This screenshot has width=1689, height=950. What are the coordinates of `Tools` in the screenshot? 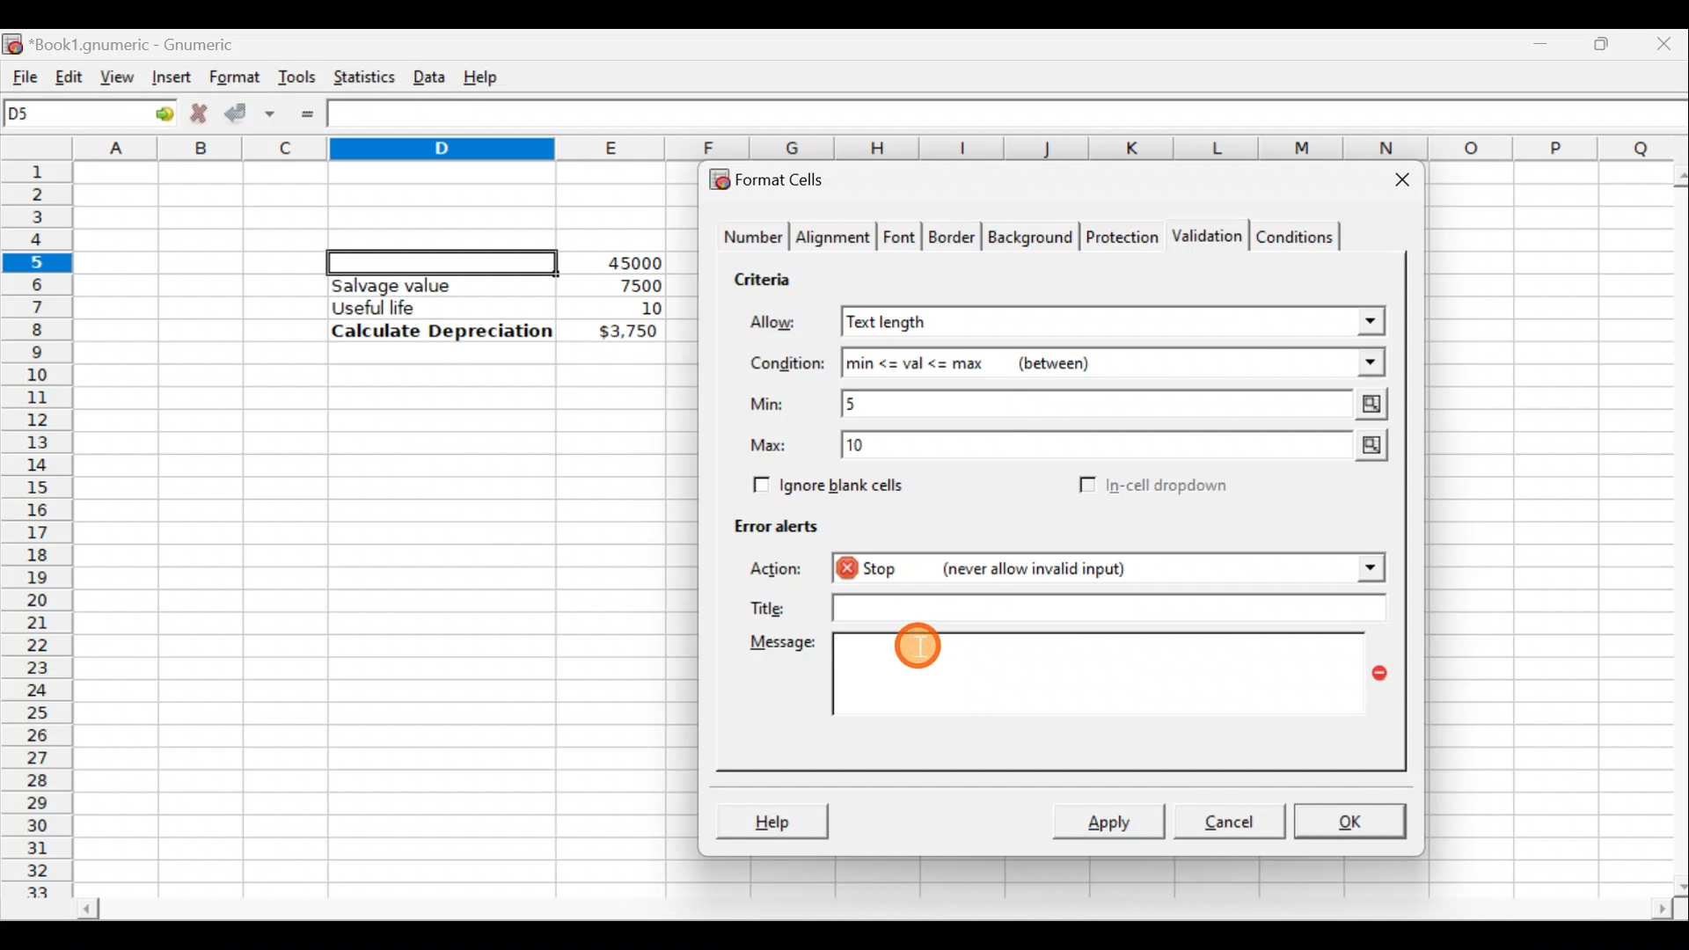 It's located at (296, 76).